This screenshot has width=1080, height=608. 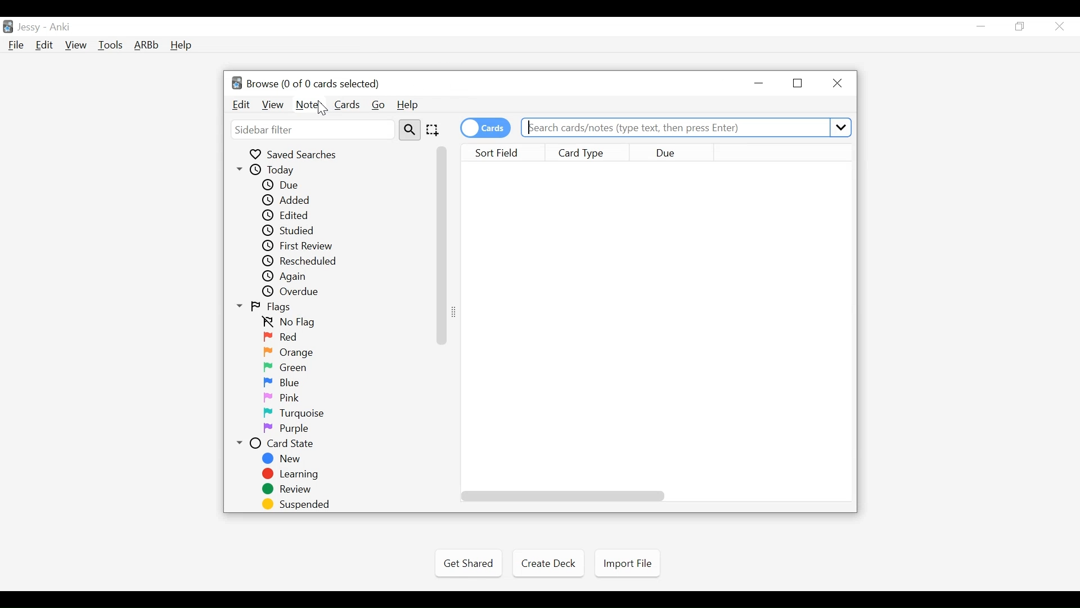 What do you see at coordinates (287, 215) in the screenshot?
I see `Edited` at bounding box center [287, 215].